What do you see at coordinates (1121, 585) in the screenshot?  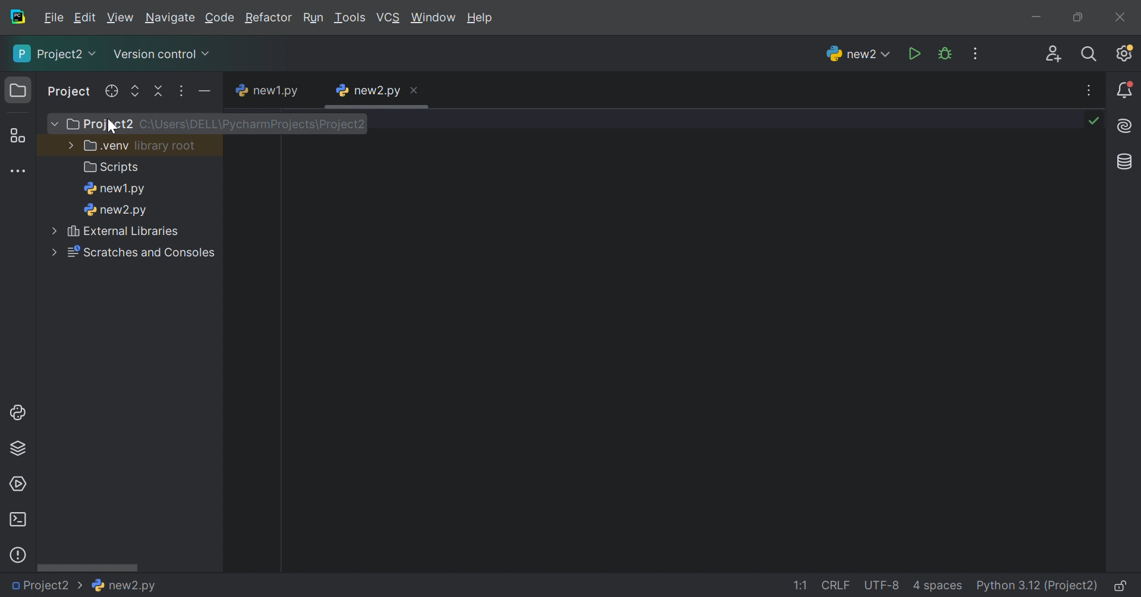 I see `Make file read-only` at bounding box center [1121, 585].